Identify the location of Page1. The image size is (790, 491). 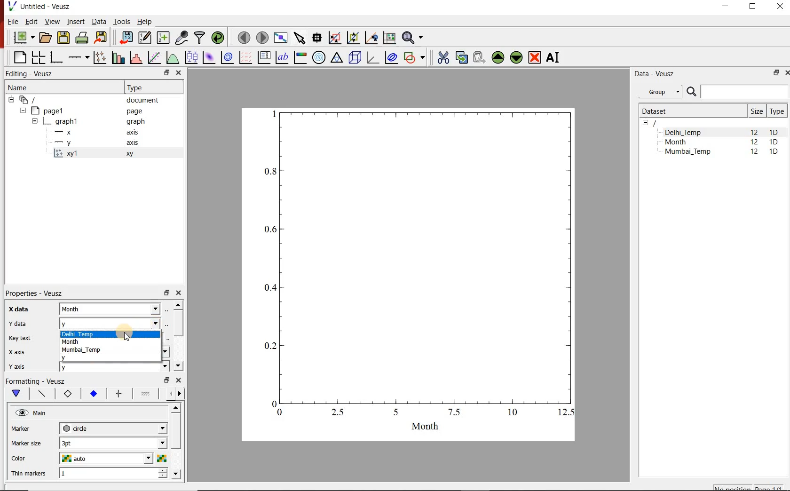
(82, 111).